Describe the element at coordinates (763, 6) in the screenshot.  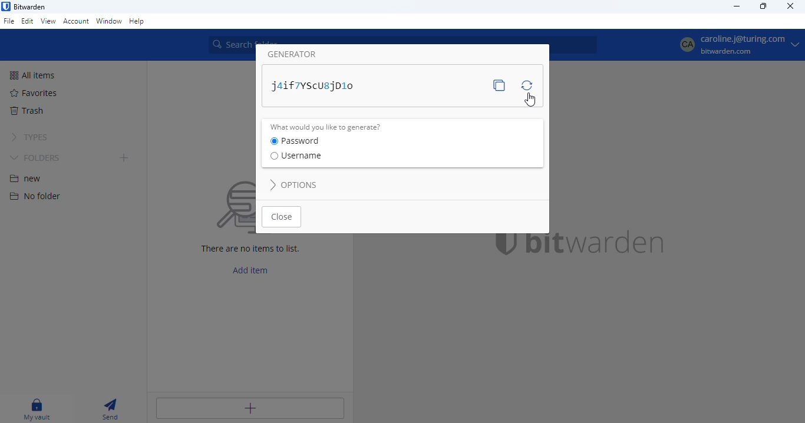
I see `maximize` at that location.